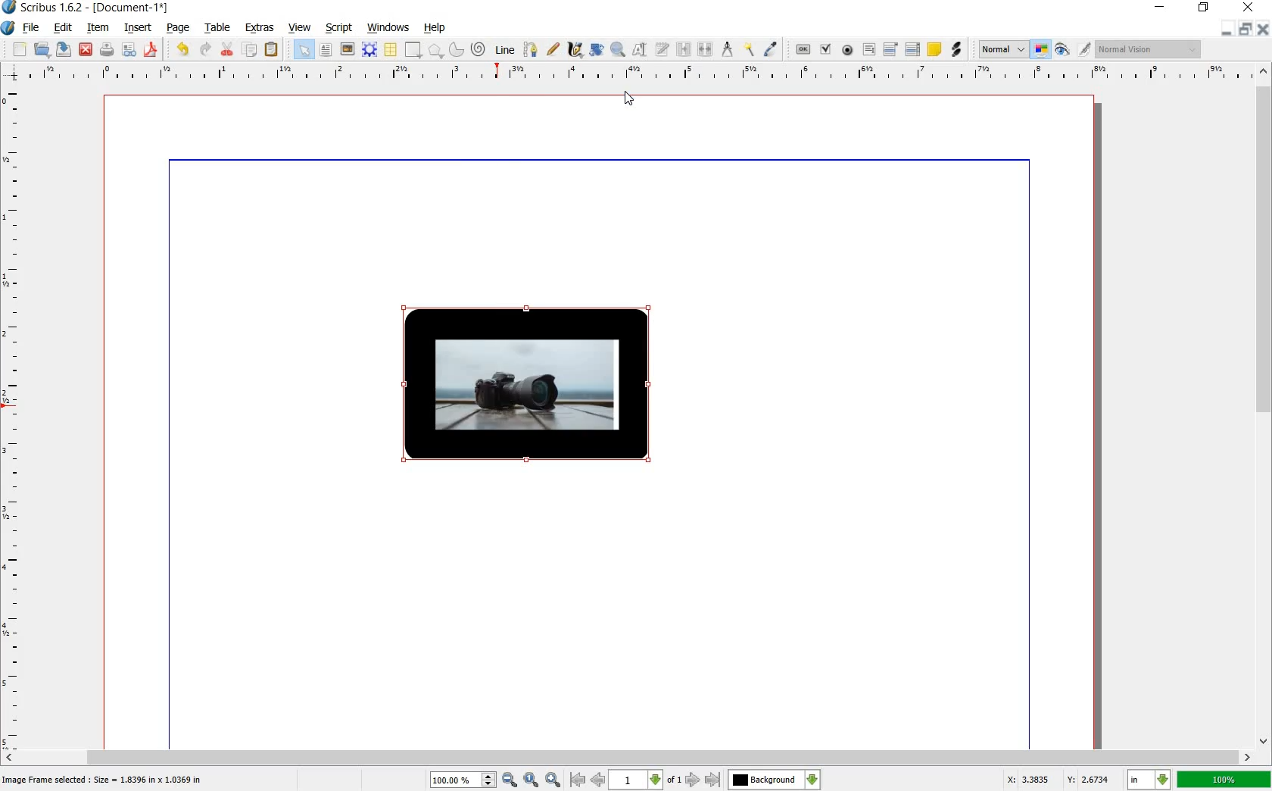  What do you see at coordinates (260, 27) in the screenshot?
I see `extras` at bounding box center [260, 27].